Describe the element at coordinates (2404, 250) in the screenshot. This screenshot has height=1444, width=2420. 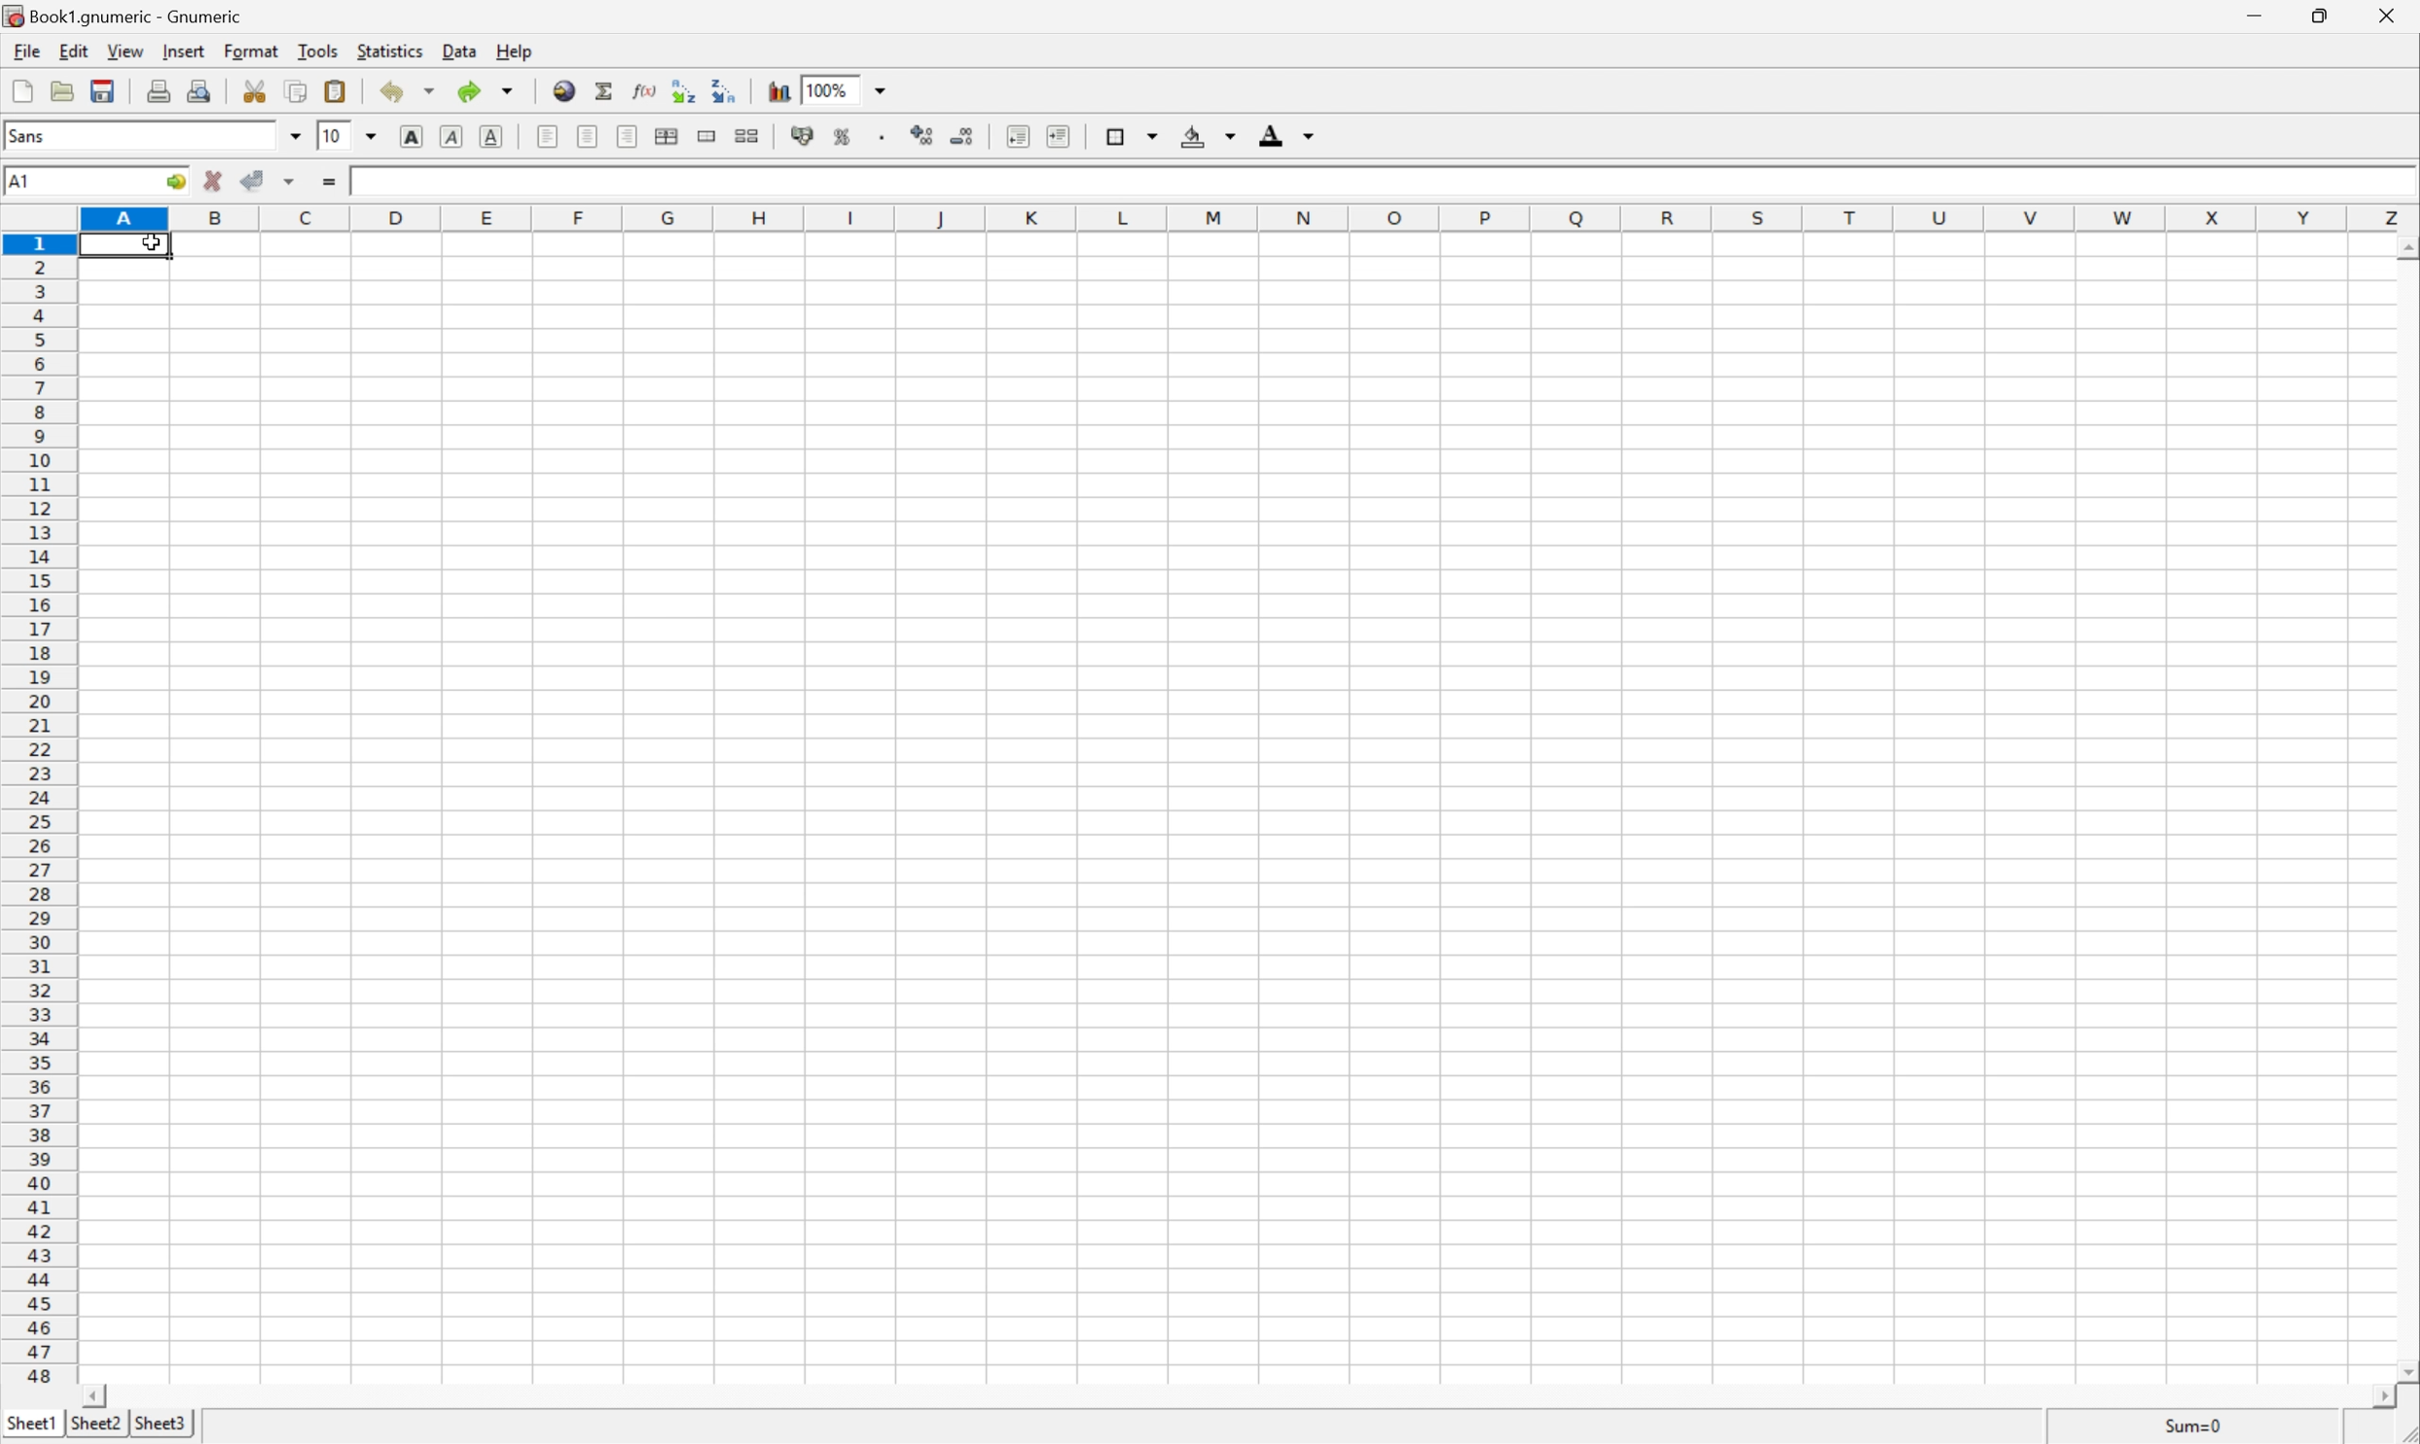
I see `scroll up` at that location.